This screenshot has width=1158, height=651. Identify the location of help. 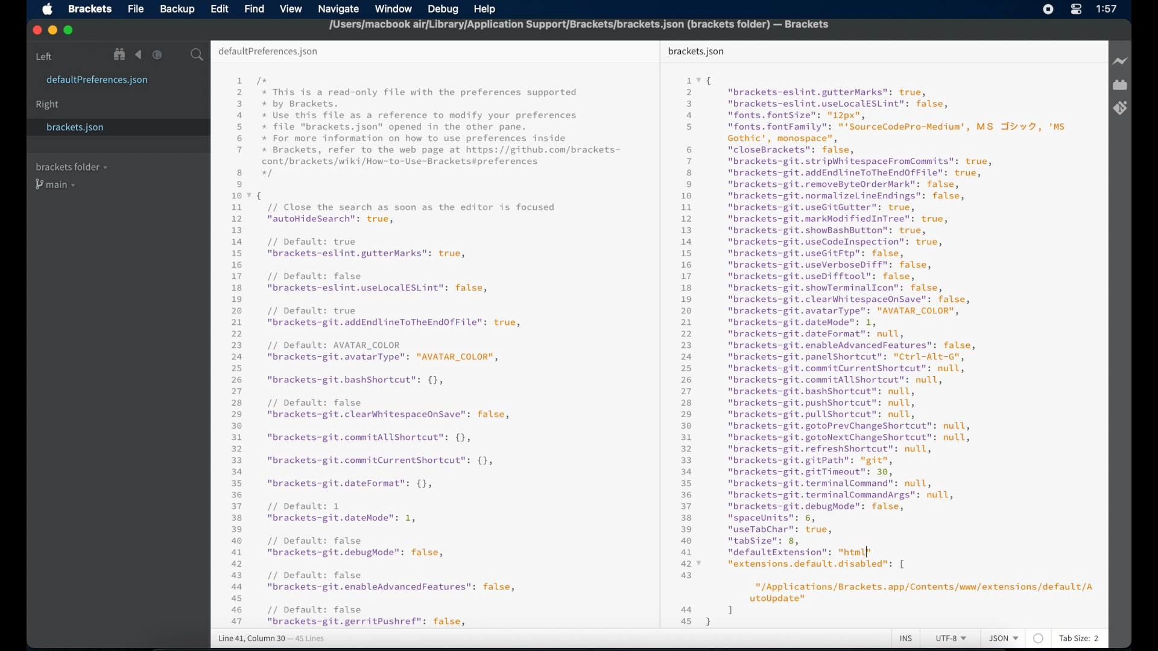
(486, 8).